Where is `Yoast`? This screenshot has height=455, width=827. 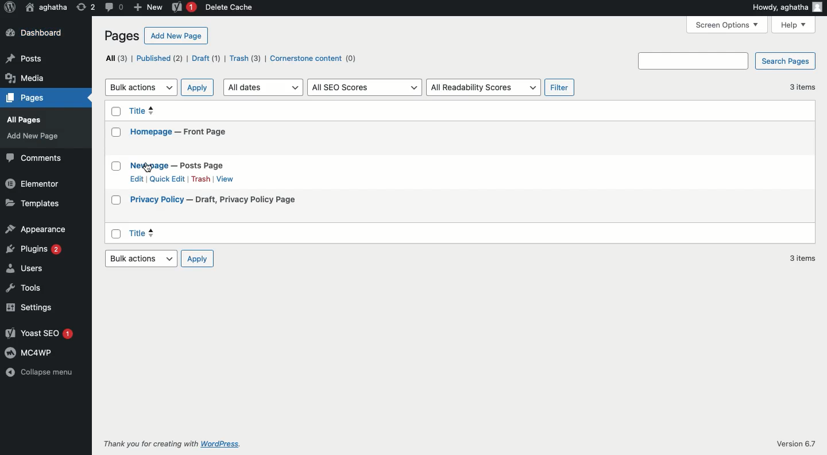
Yoast is located at coordinates (39, 334).